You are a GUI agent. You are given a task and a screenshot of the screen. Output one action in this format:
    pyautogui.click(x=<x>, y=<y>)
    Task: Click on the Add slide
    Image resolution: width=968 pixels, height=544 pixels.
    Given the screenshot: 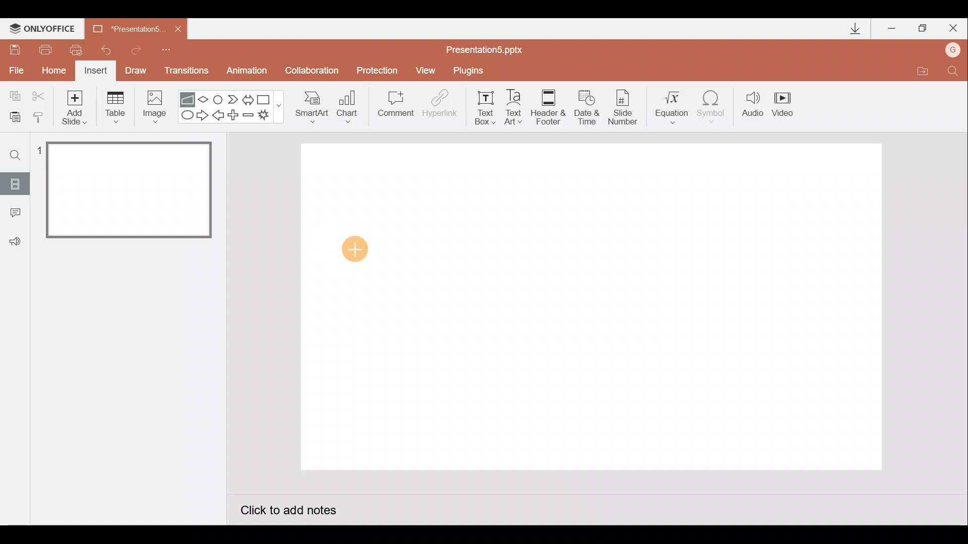 What is the action you would take?
    pyautogui.click(x=77, y=105)
    